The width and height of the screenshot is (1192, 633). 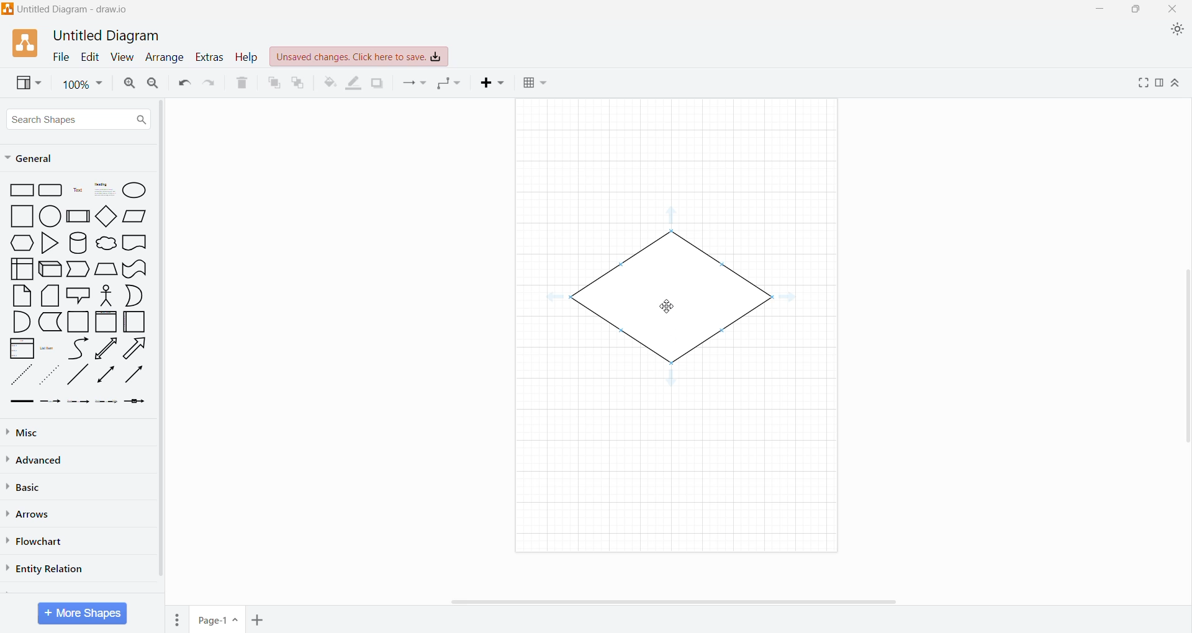 I want to click on To Front, so click(x=272, y=84).